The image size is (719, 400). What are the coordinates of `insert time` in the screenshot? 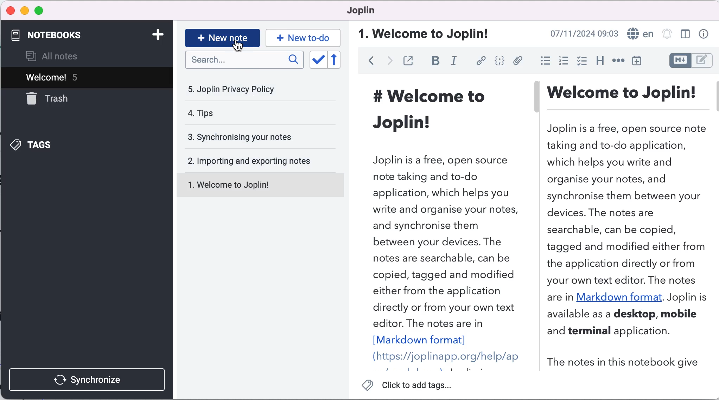 It's located at (641, 60).